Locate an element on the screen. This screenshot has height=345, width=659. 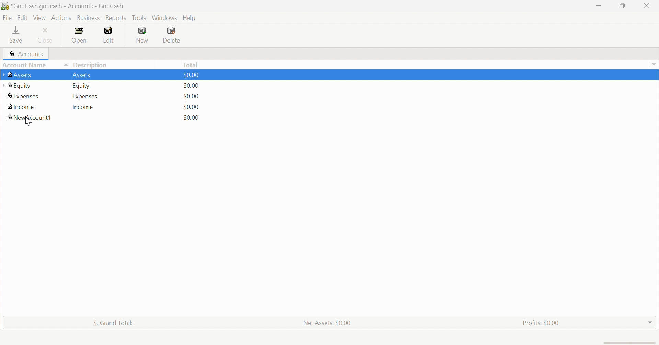
Income is located at coordinates (85, 106).